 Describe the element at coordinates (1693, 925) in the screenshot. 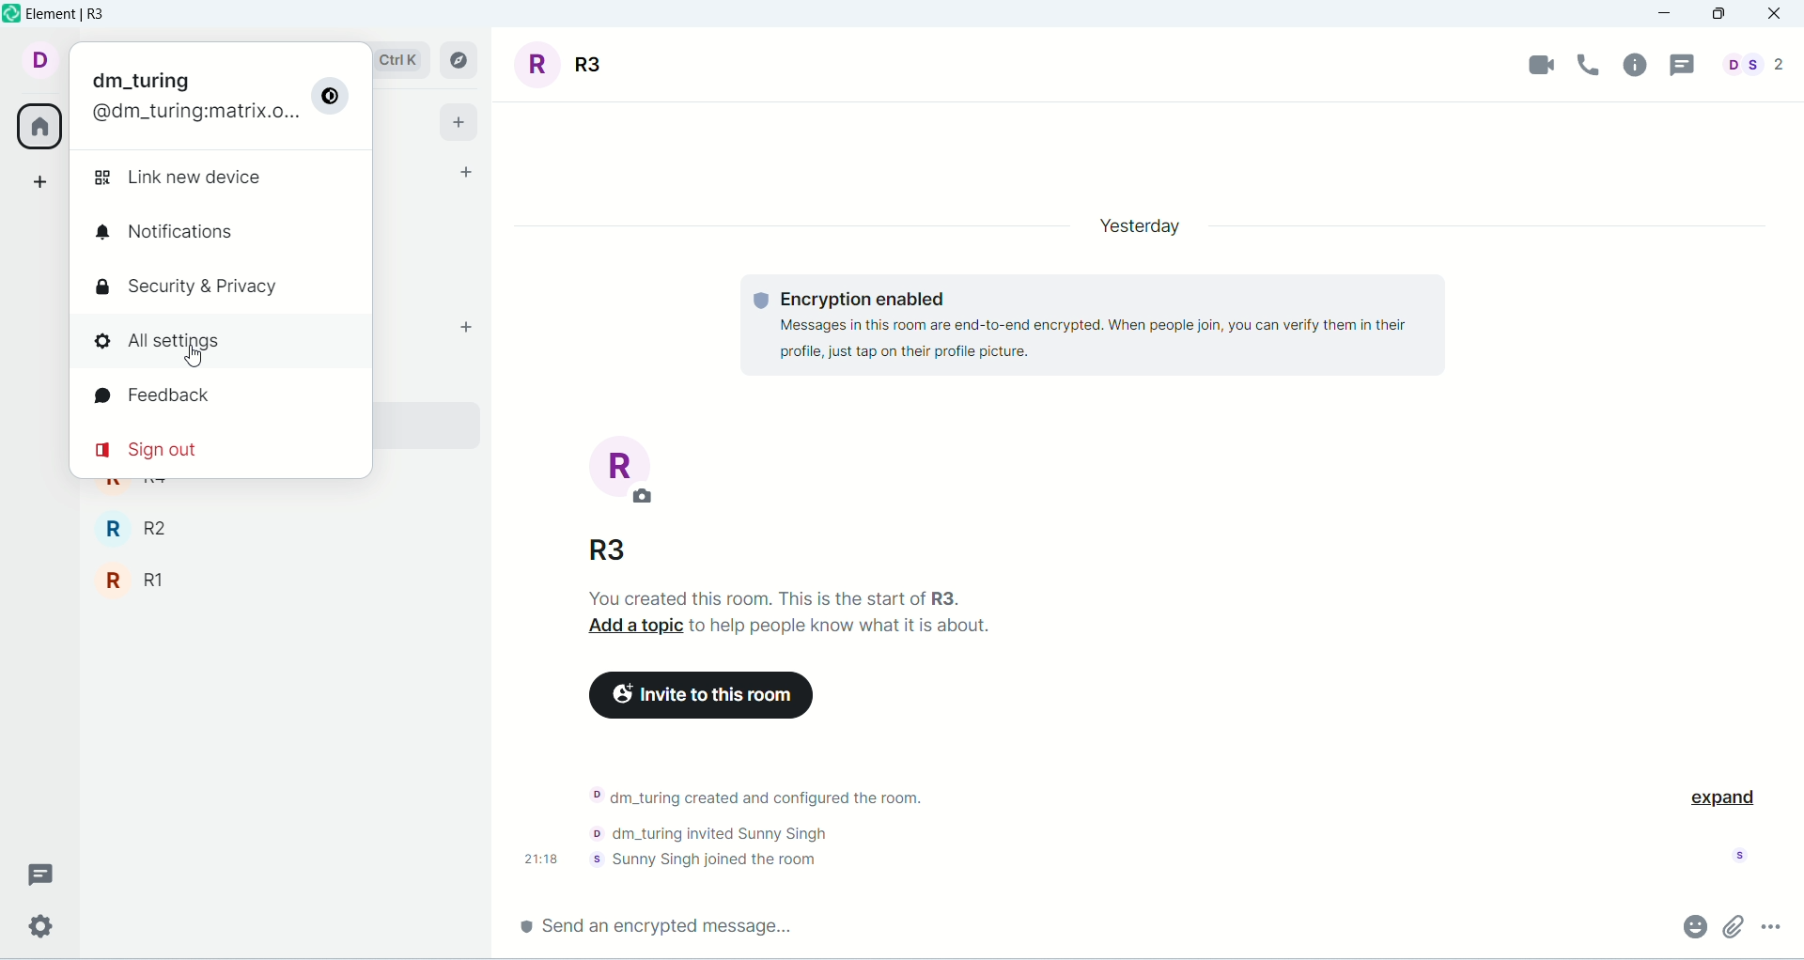

I see `emoji` at that location.